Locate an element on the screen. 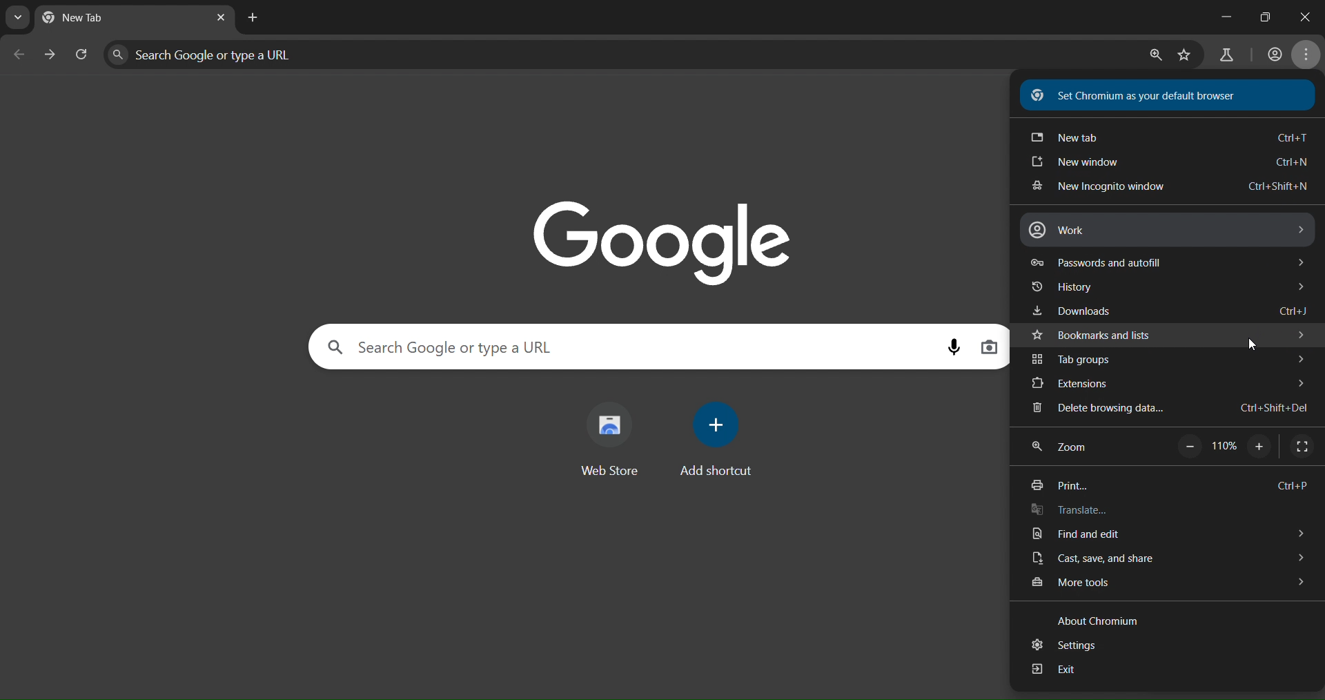  cast, save and share is located at coordinates (1166, 557).